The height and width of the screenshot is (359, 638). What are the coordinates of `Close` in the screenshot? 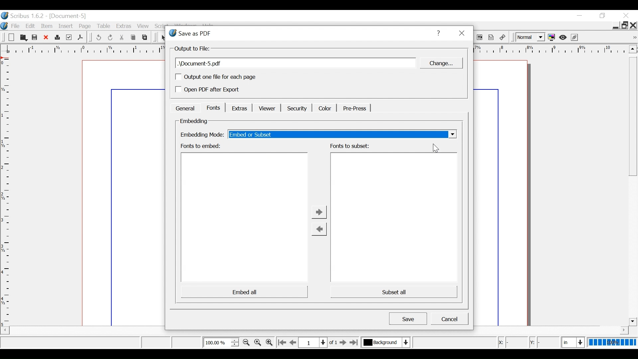 It's located at (634, 25).